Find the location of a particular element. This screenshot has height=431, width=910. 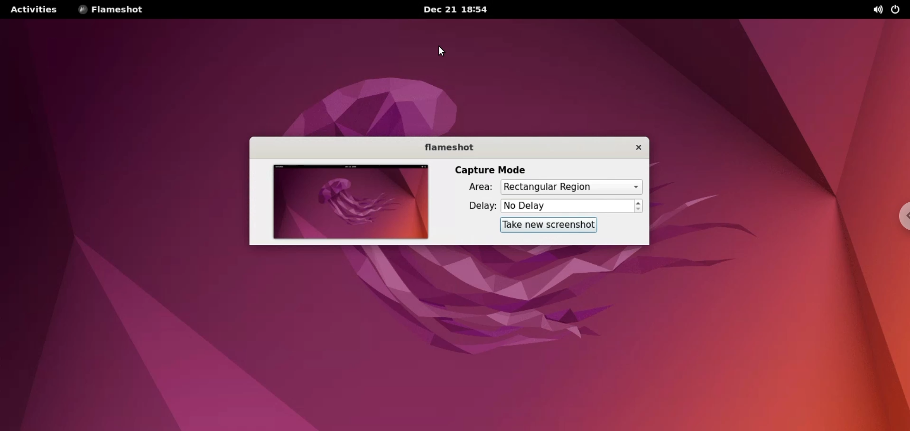

screenshot preview is located at coordinates (348, 203).